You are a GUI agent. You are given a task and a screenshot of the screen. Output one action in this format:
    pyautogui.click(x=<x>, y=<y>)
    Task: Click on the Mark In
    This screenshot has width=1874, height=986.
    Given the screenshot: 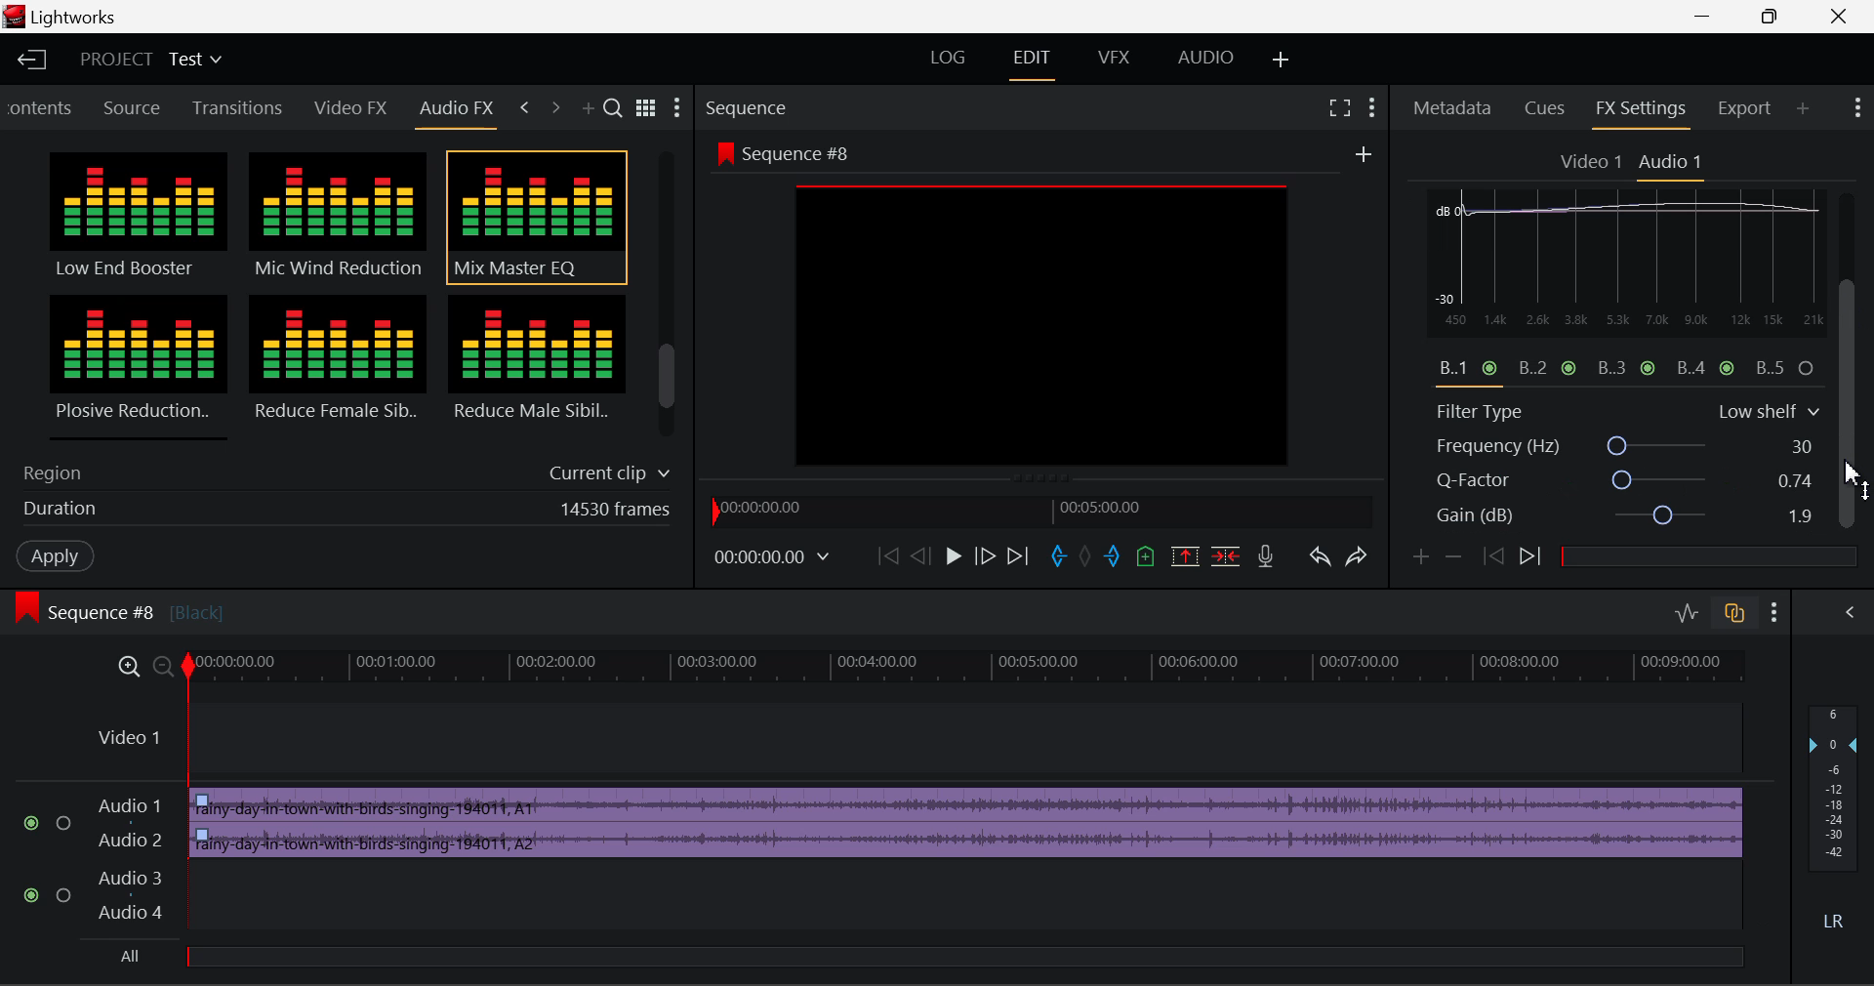 What is the action you would take?
    pyautogui.click(x=1062, y=557)
    